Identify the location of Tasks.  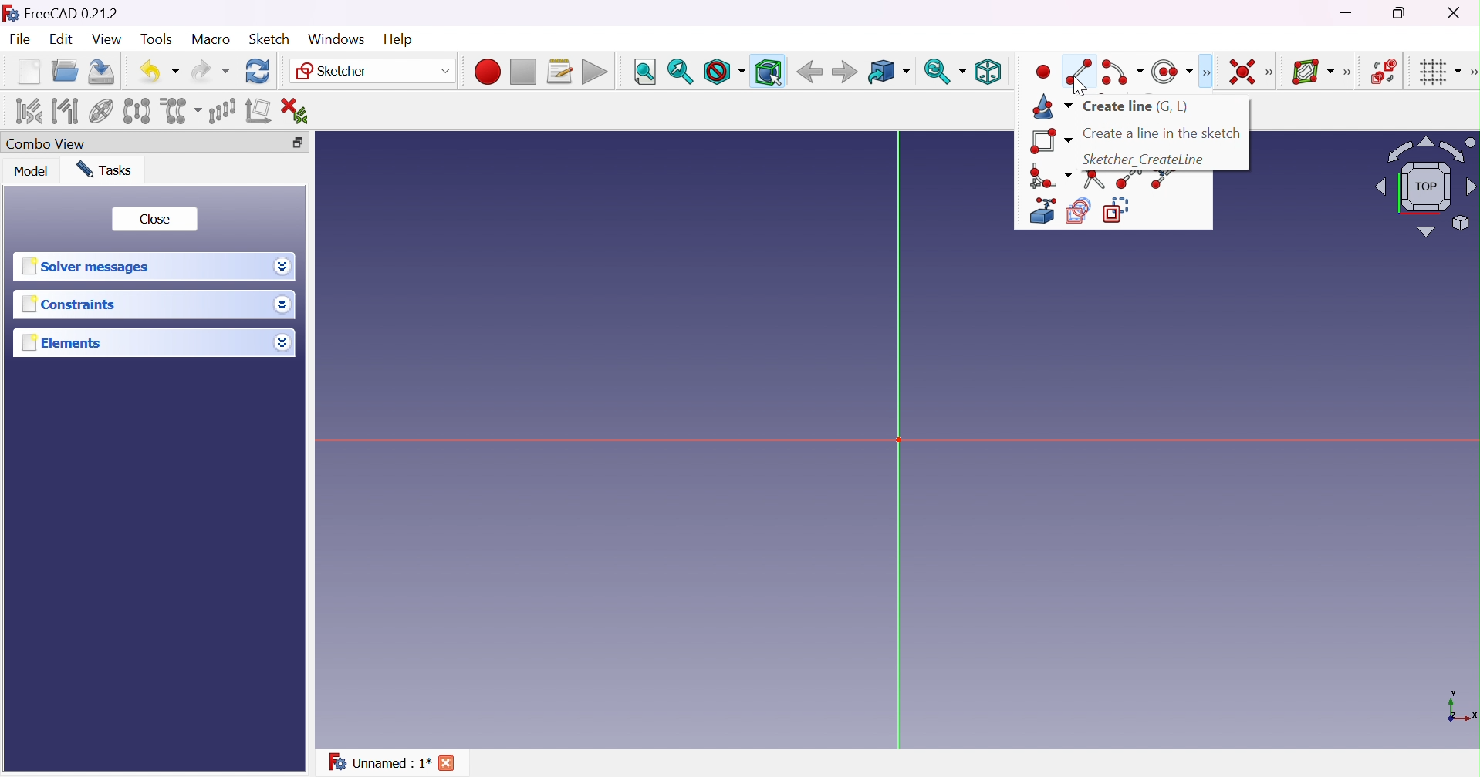
(110, 170).